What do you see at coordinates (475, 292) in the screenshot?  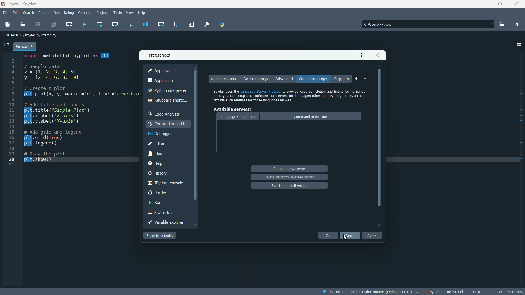 I see `file encoding` at bounding box center [475, 292].